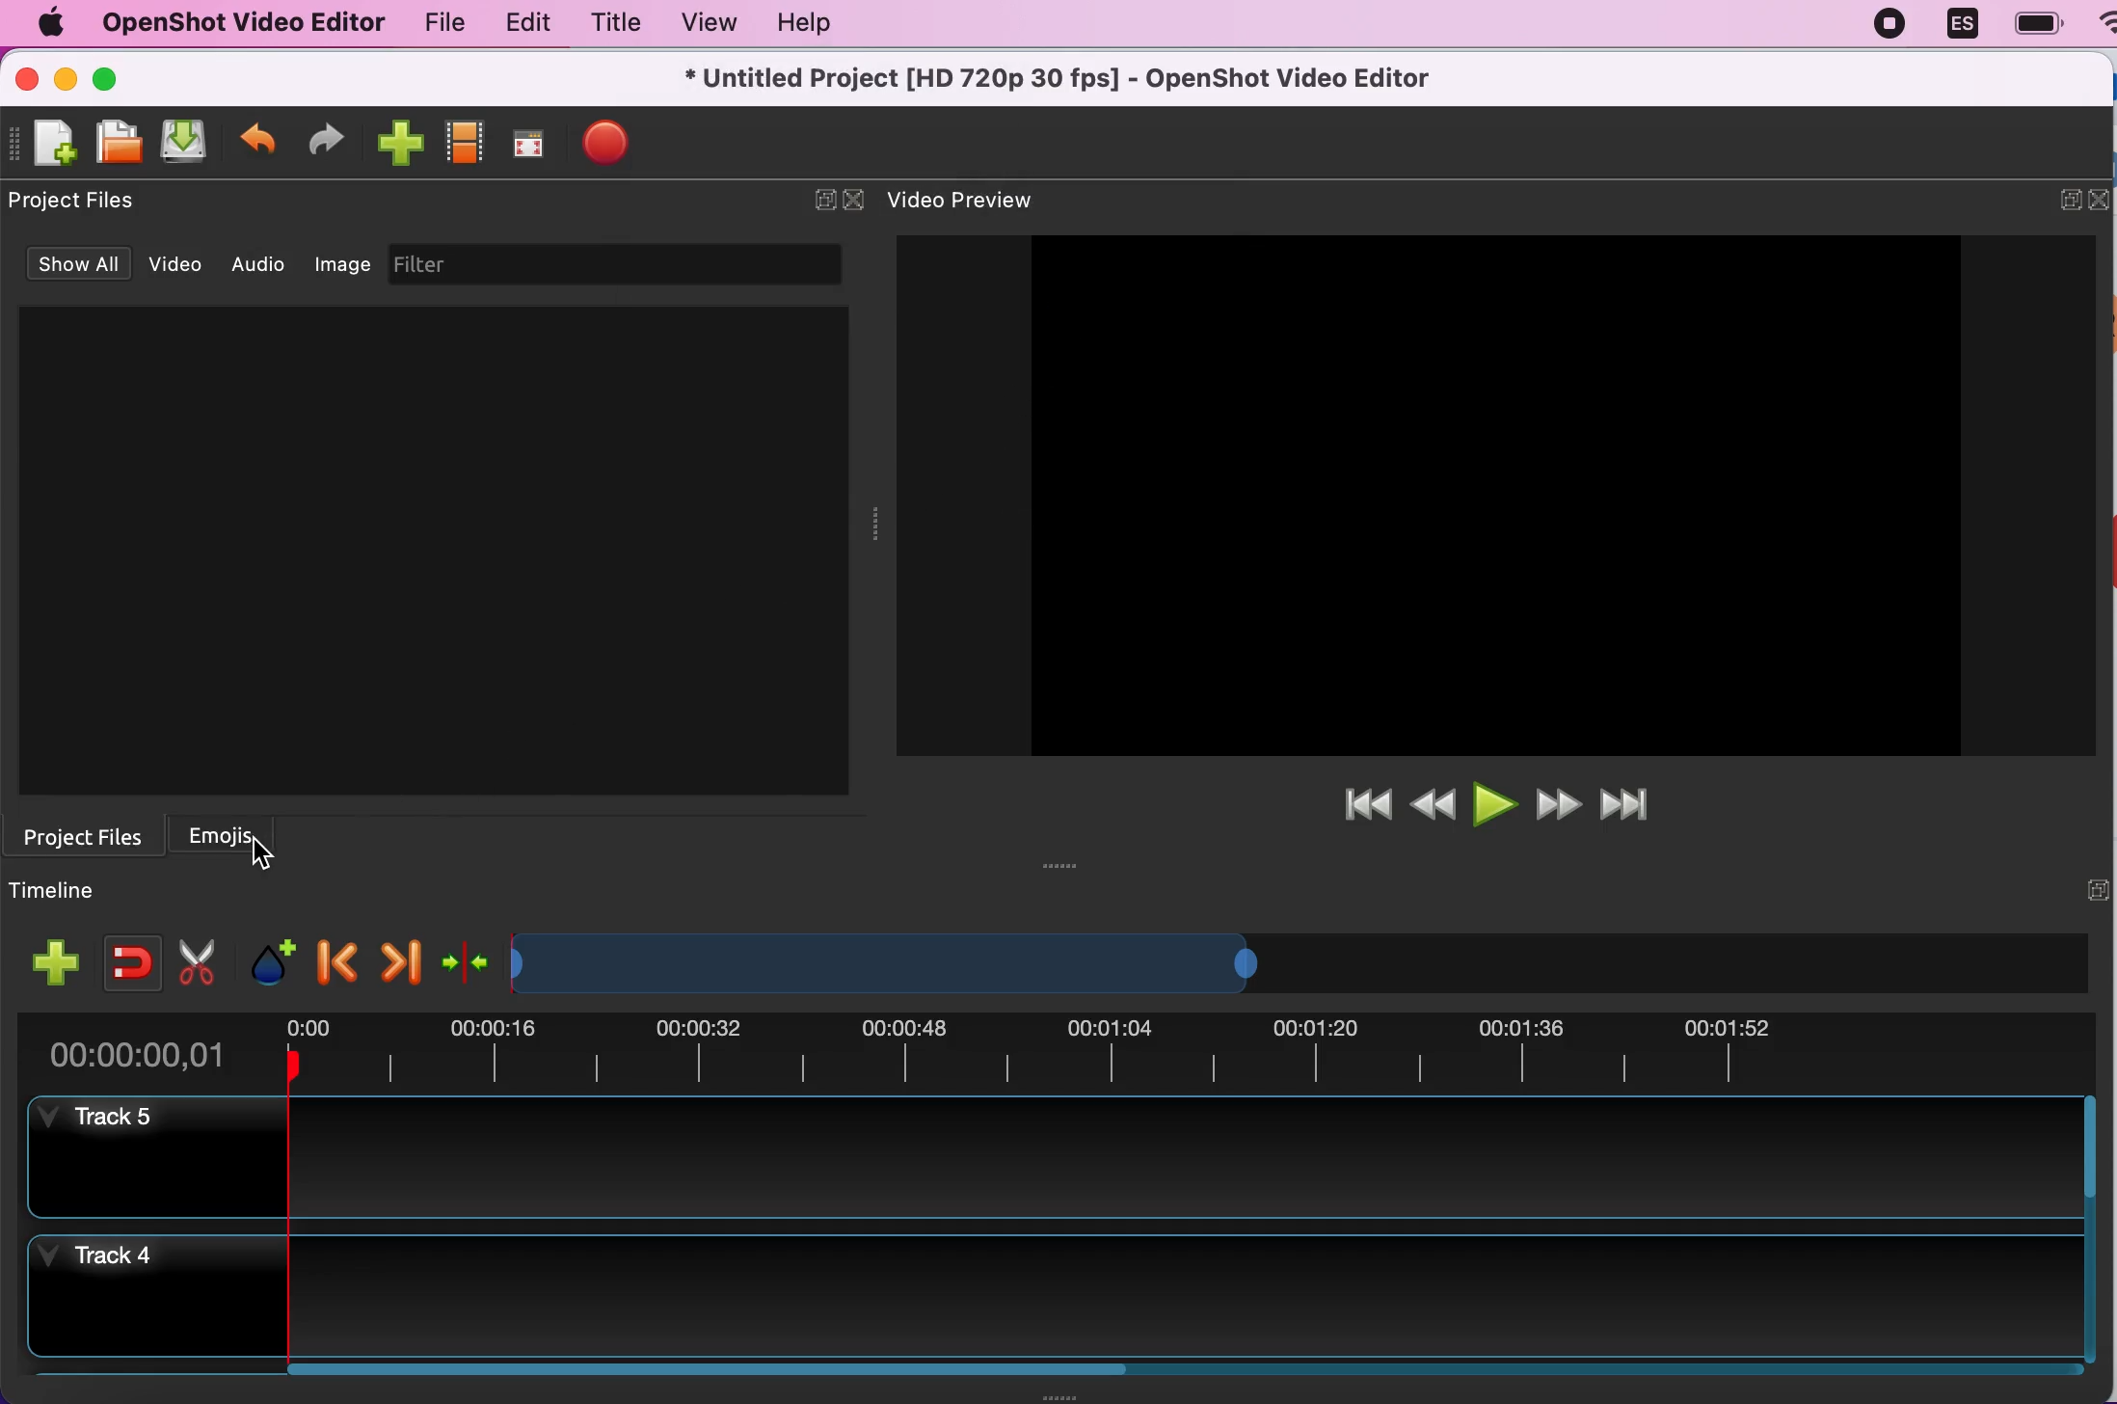 Image resolution: width=2117 pixels, height=1404 pixels. Describe the element at coordinates (84, 836) in the screenshot. I see `Section for project files` at that location.